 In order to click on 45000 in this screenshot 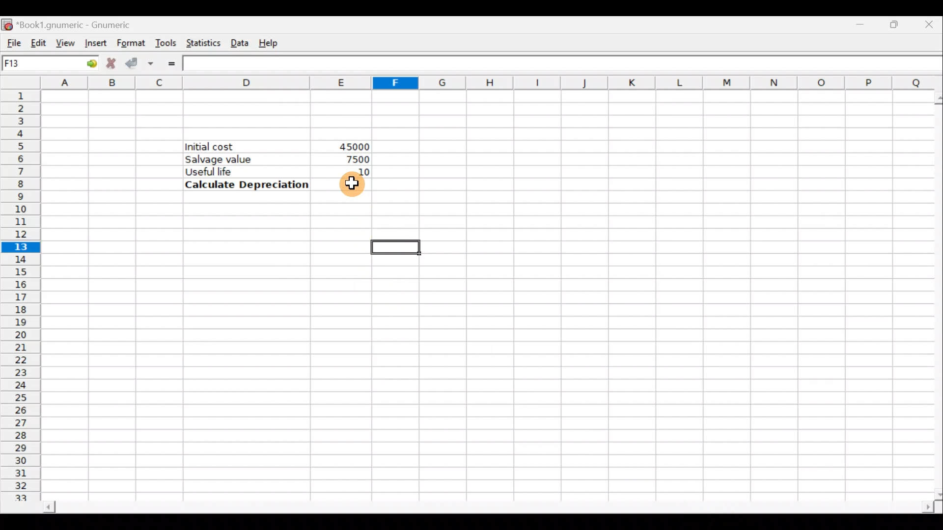, I will do `click(351, 146)`.